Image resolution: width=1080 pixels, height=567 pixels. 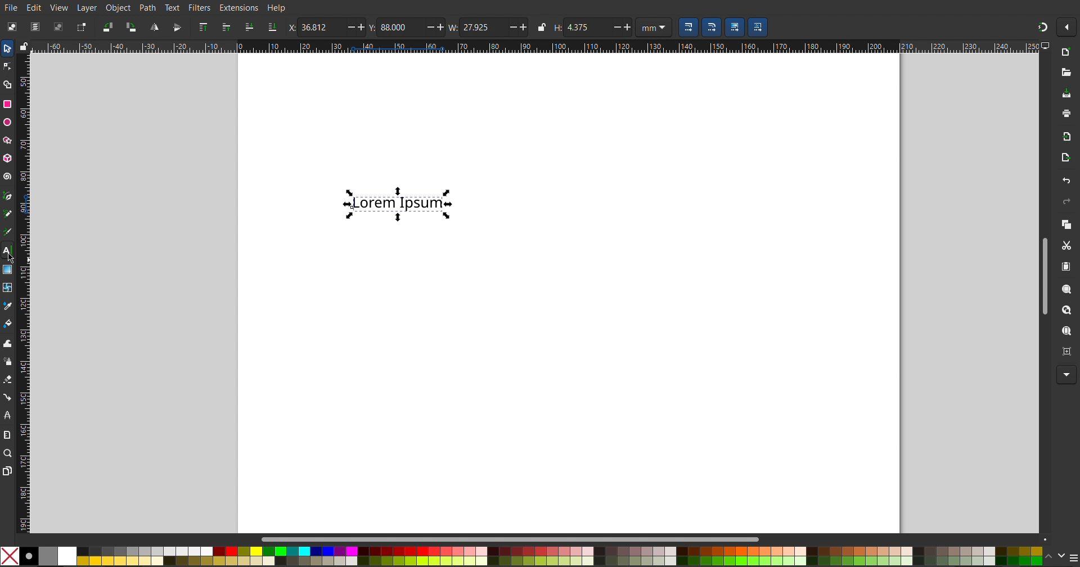 I want to click on Move gradients along with the objects, so click(x=734, y=28).